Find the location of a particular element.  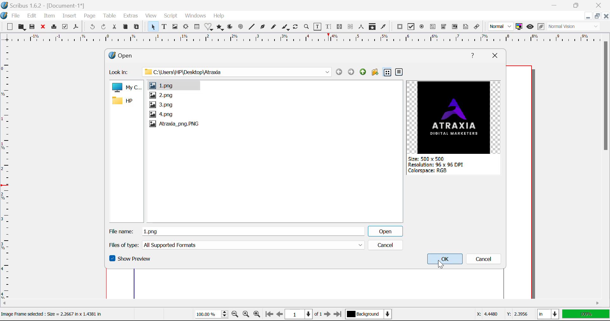

Pdf Radio Button is located at coordinates (423, 28).